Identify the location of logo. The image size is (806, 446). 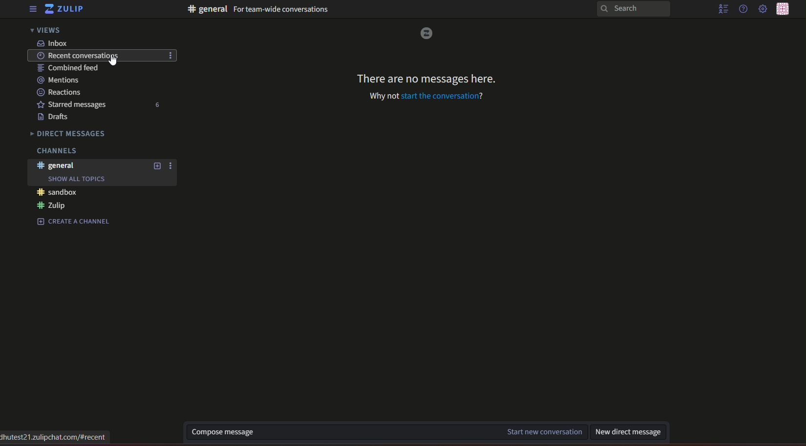
(428, 33).